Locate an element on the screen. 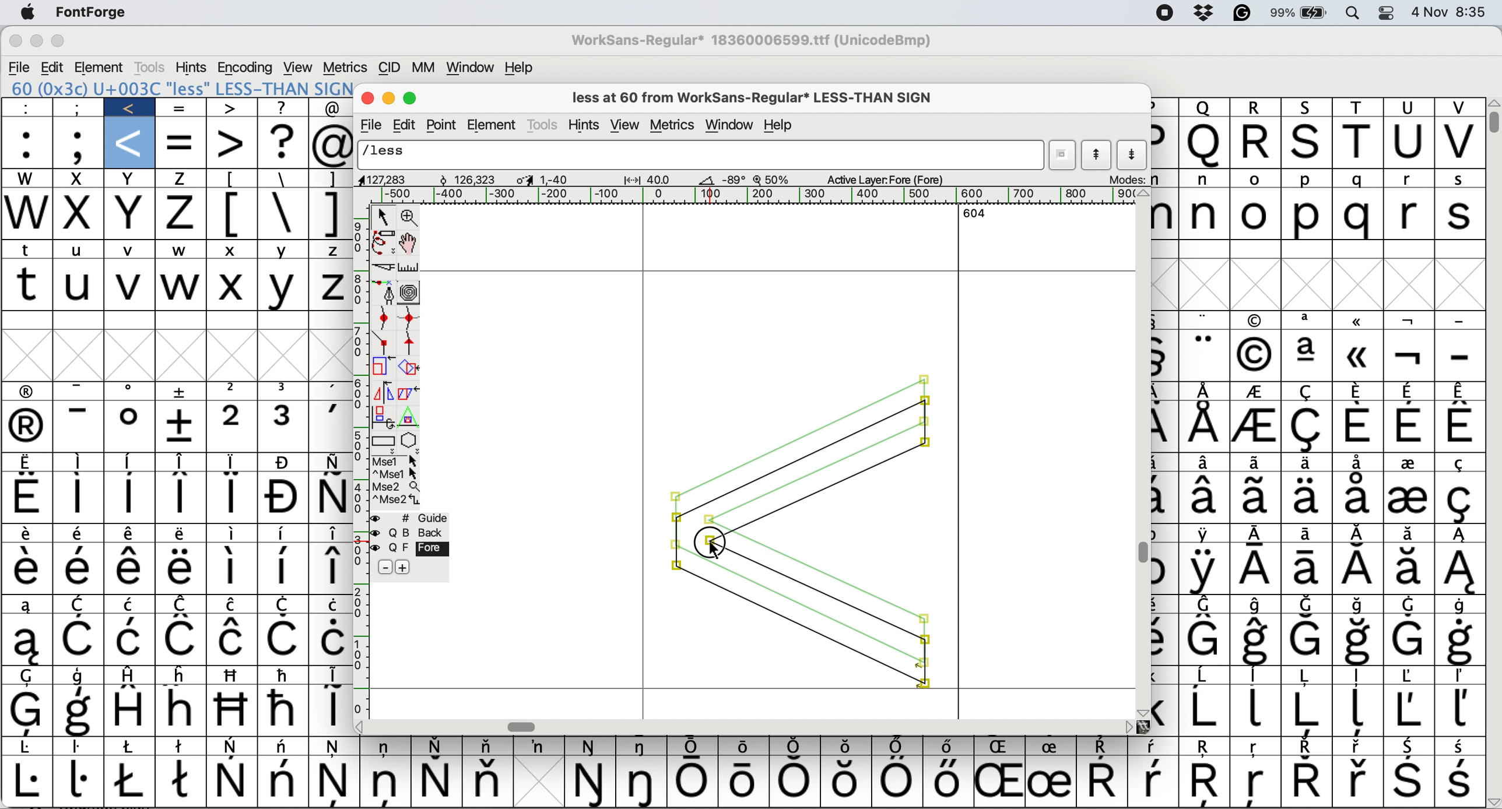  o is located at coordinates (1257, 214).